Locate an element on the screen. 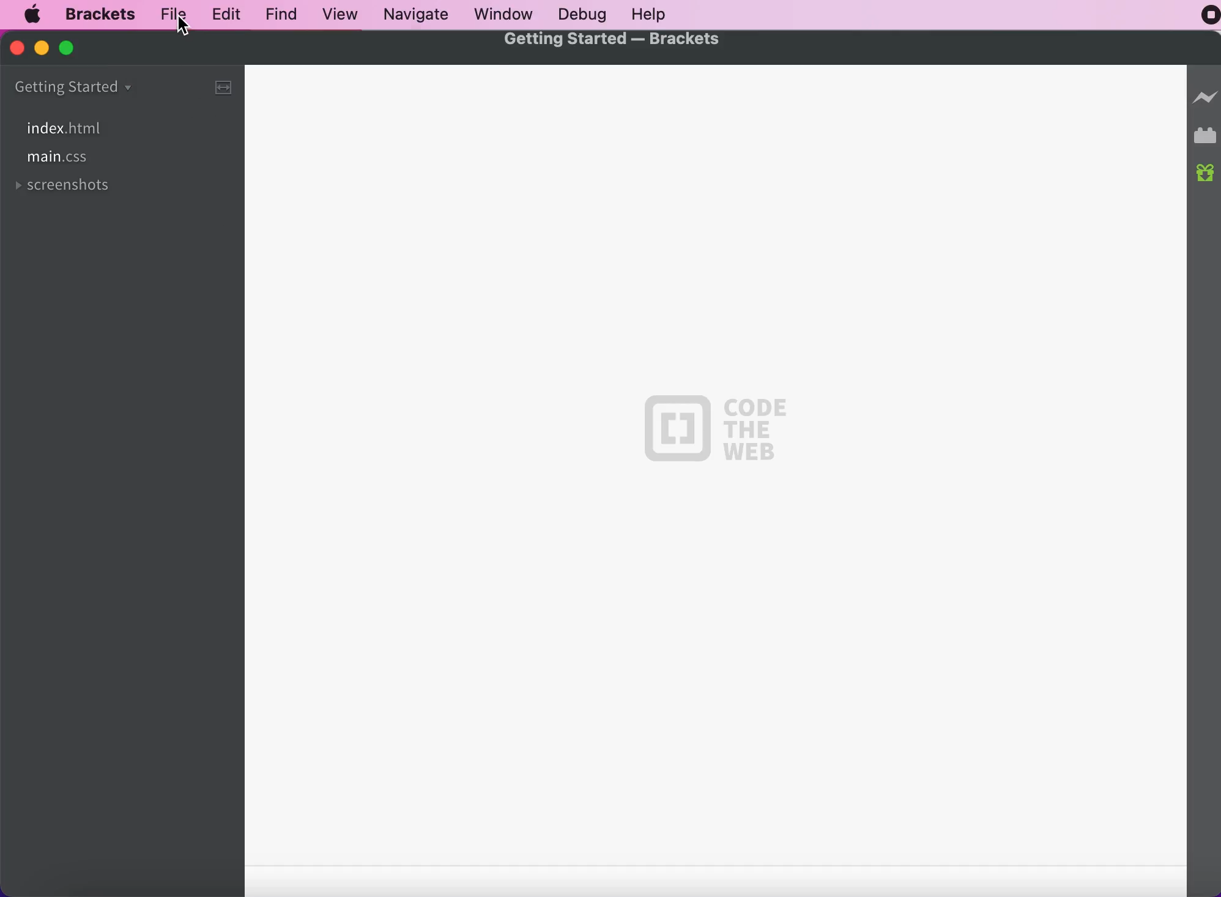  navigate is located at coordinates (421, 15).